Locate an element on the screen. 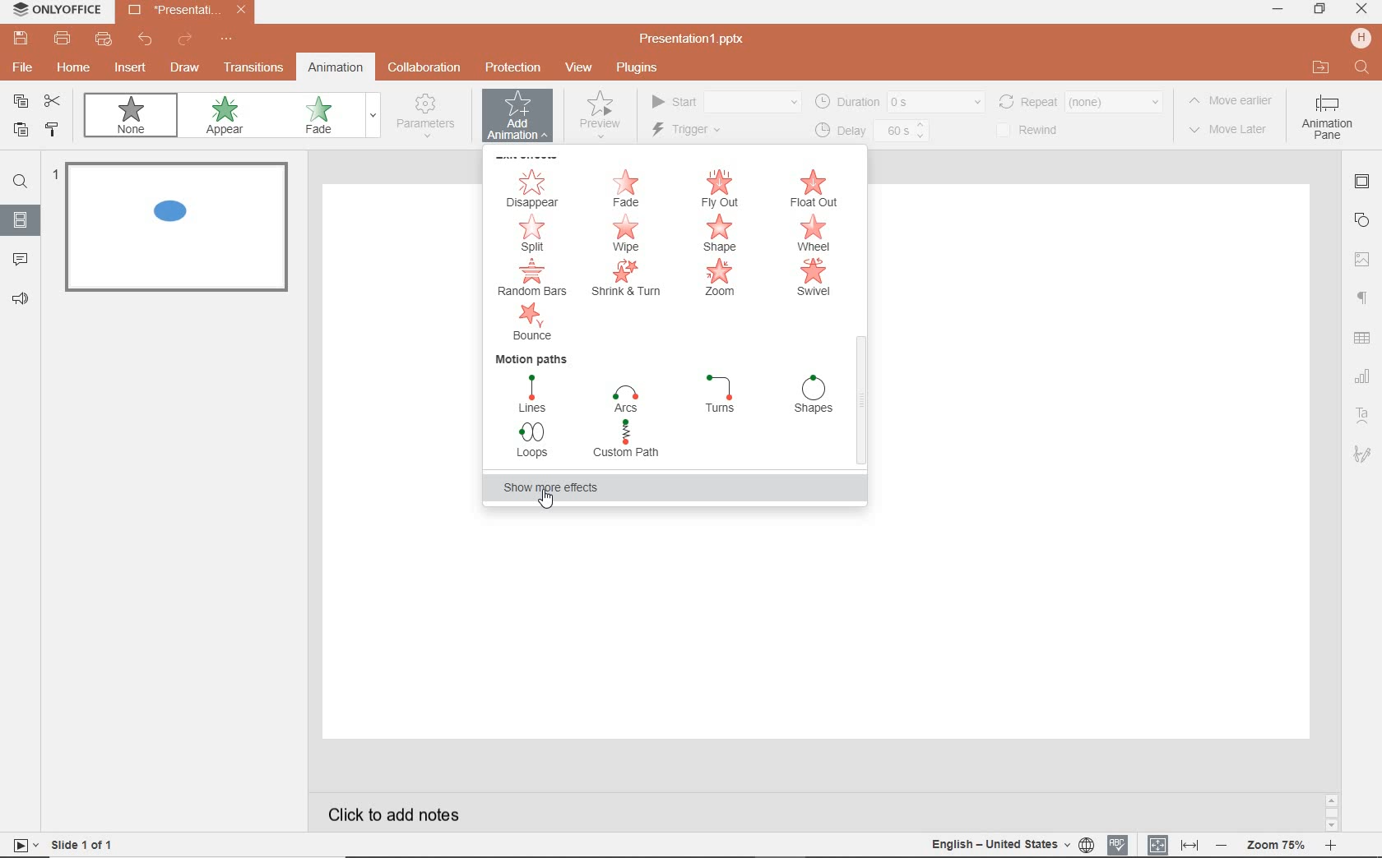  signature is located at coordinates (1362, 455).